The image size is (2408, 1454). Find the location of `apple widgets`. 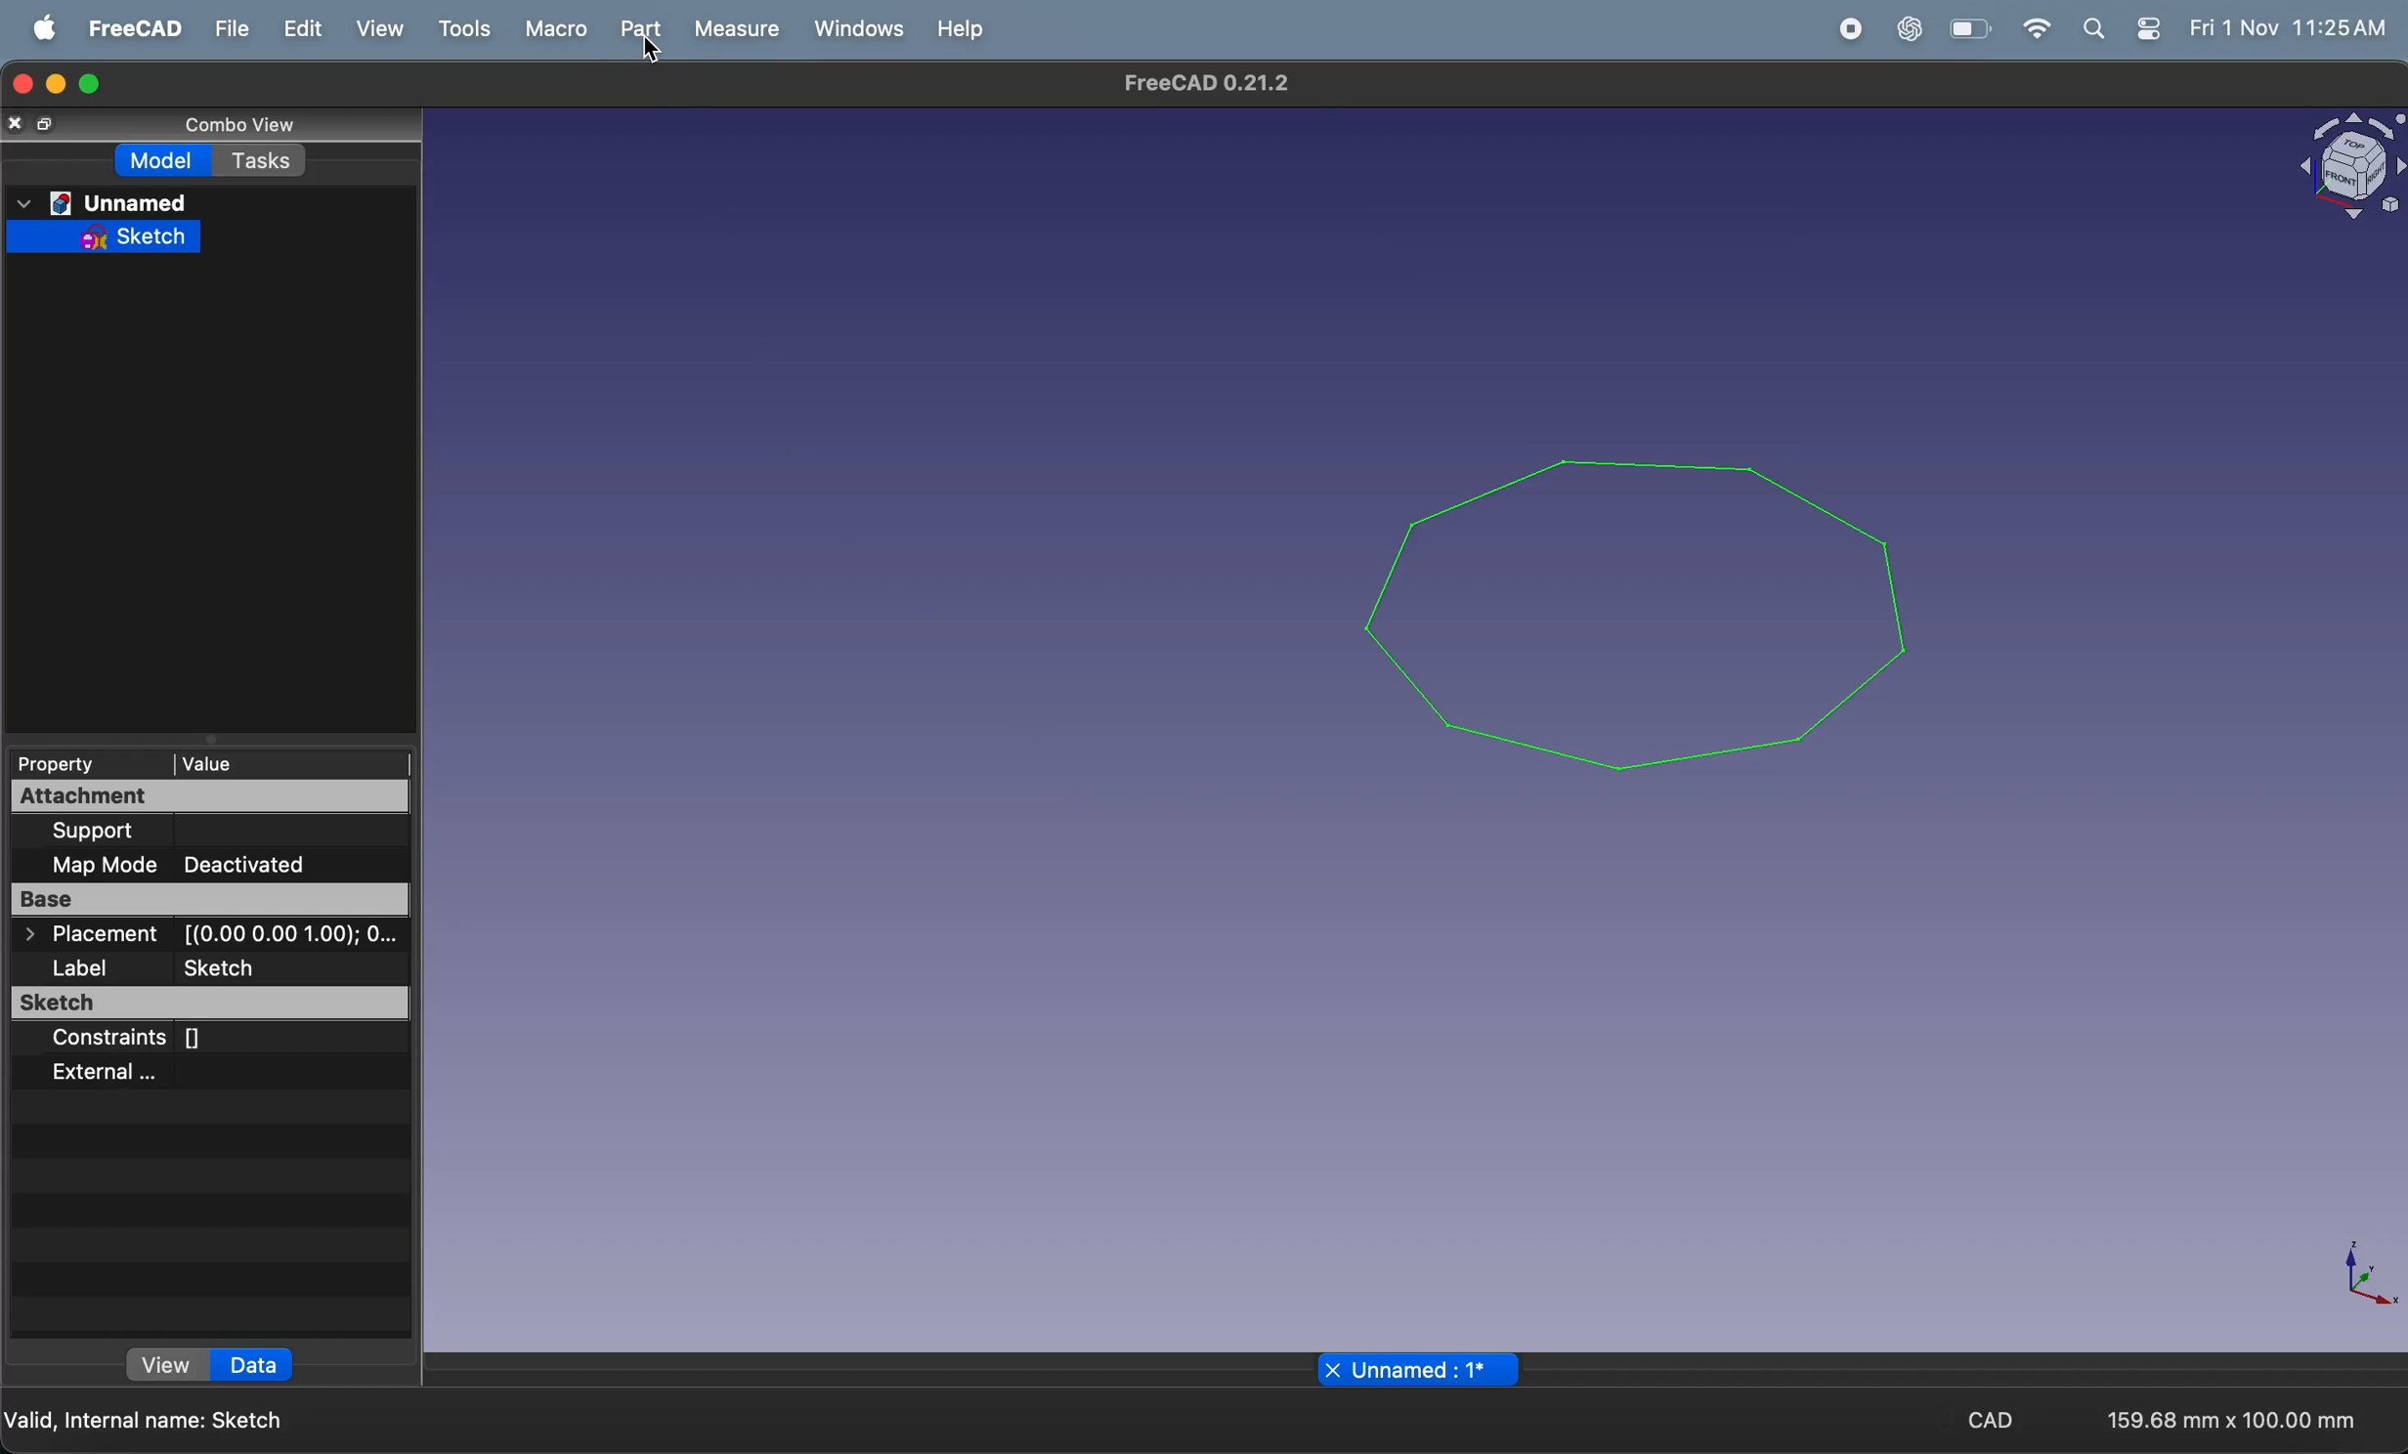

apple widgets is located at coordinates (2148, 27).